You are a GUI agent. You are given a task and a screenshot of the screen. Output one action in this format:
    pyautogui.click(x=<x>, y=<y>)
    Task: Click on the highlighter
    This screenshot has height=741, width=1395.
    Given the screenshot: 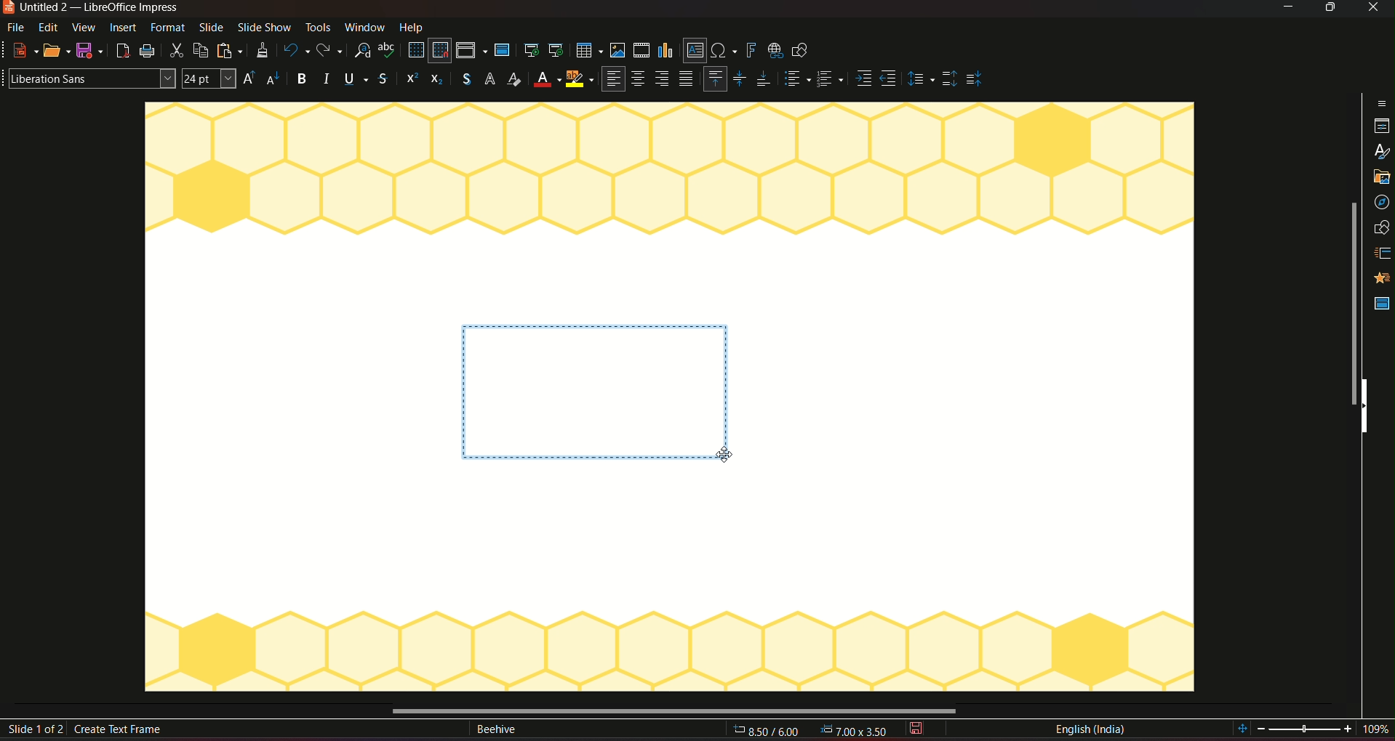 What is the action you would take?
    pyautogui.click(x=580, y=81)
    